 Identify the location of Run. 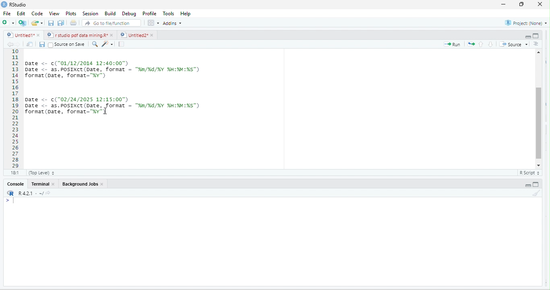
(454, 45).